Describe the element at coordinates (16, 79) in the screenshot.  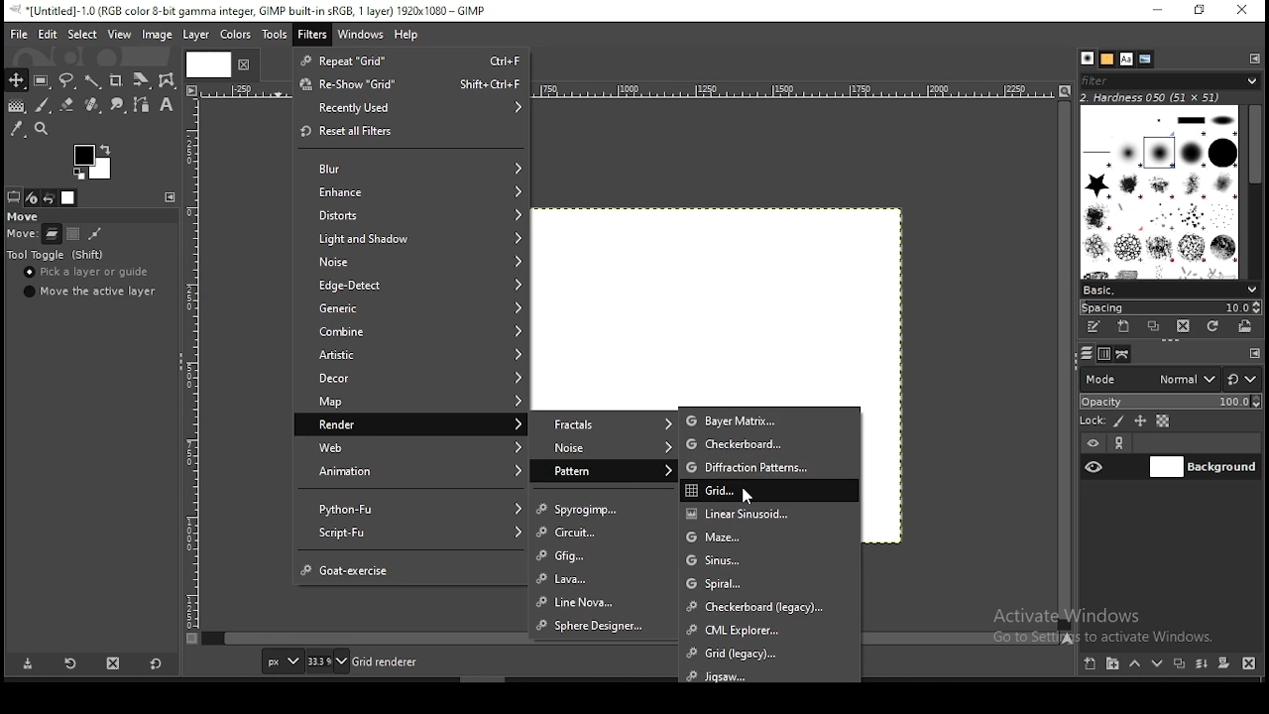
I see `move tool` at that location.